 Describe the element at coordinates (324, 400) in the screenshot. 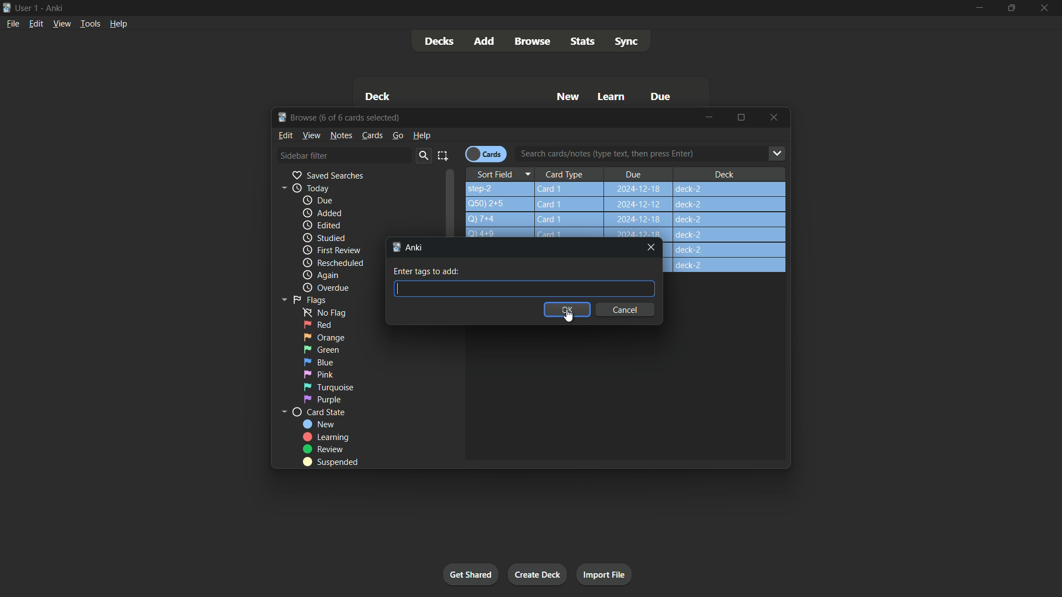

I see `Purple` at that location.